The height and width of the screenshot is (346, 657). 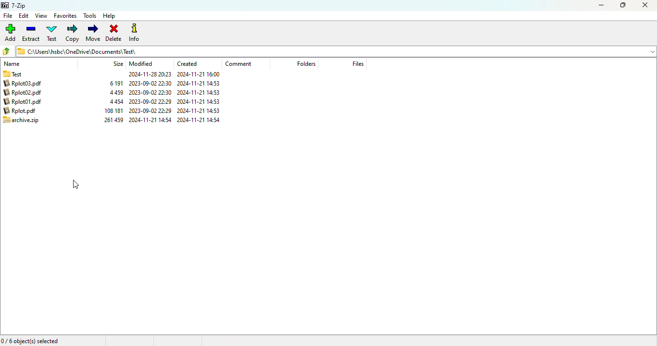 What do you see at coordinates (15, 6) in the screenshot?
I see `7-Zip` at bounding box center [15, 6].